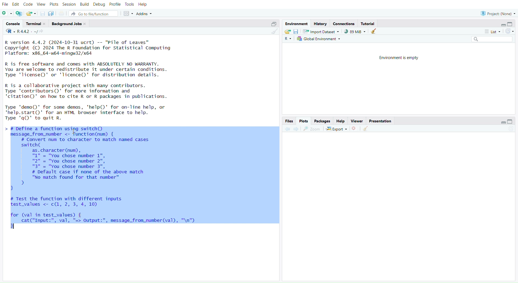  What do you see at coordinates (13, 24) in the screenshot?
I see `Console` at bounding box center [13, 24].